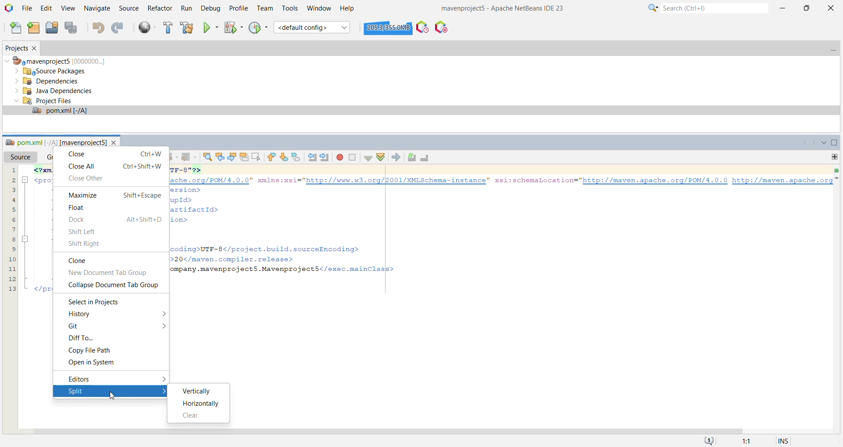 The width and height of the screenshot is (843, 447). Describe the element at coordinates (12, 238) in the screenshot. I see `8` at that location.